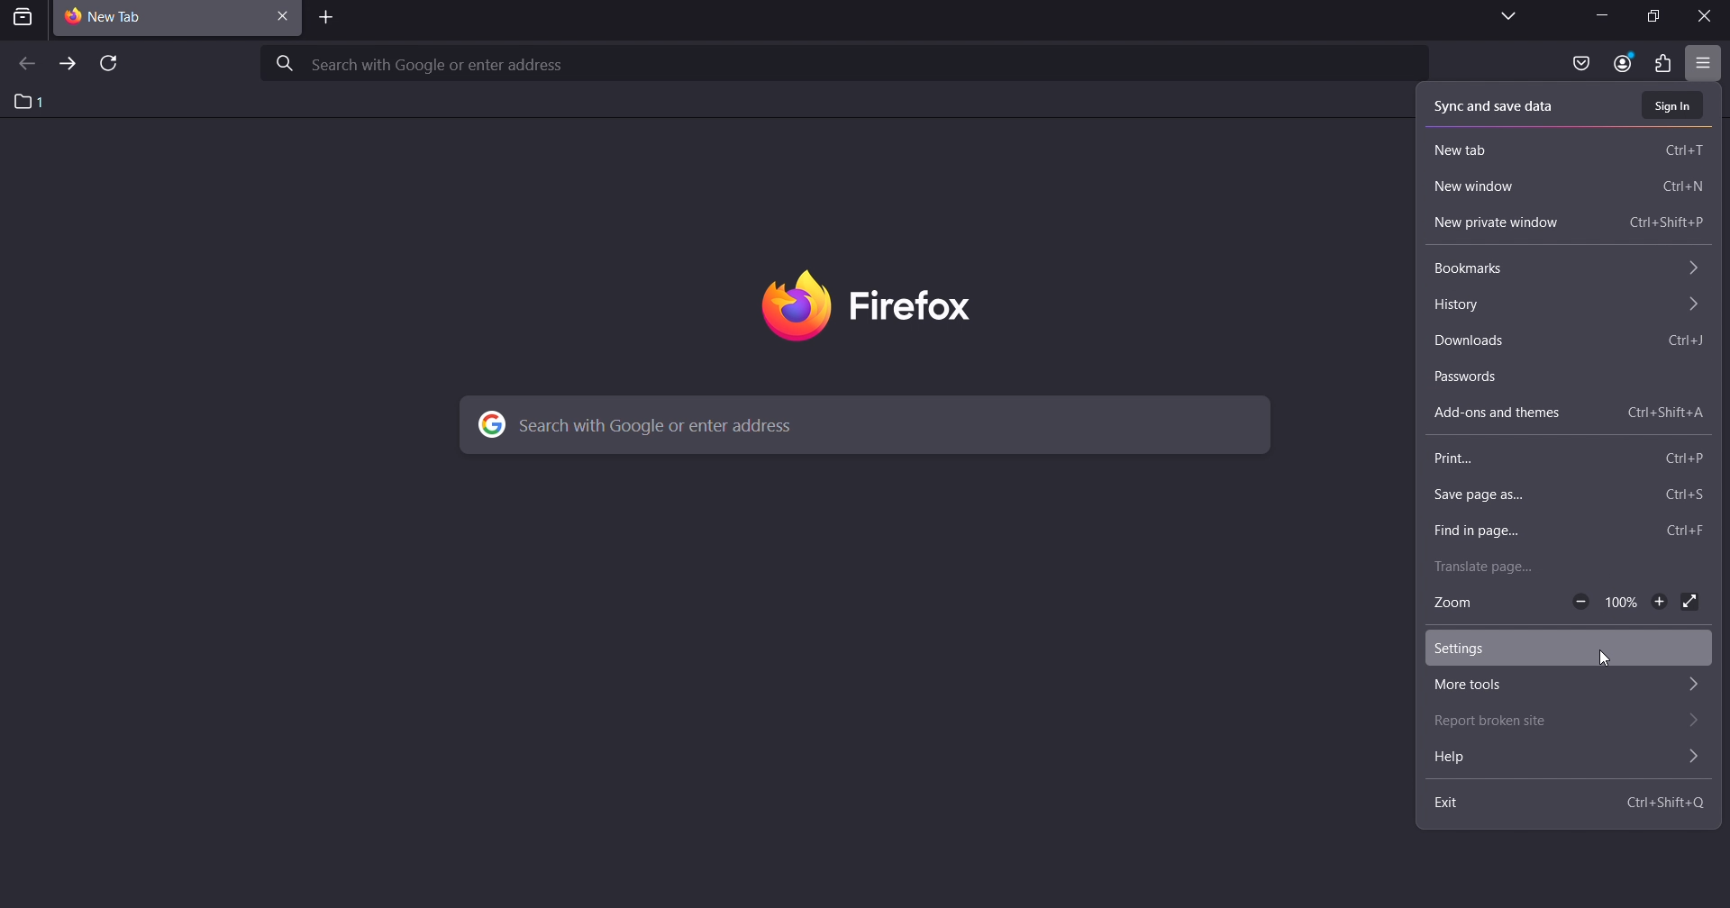 Image resolution: width=1730 pixels, height=908 pixels. I want to click on search tab, so click(23, 17).